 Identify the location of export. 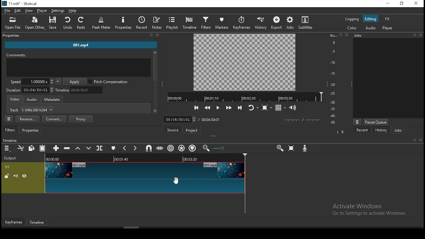
(276, 23).